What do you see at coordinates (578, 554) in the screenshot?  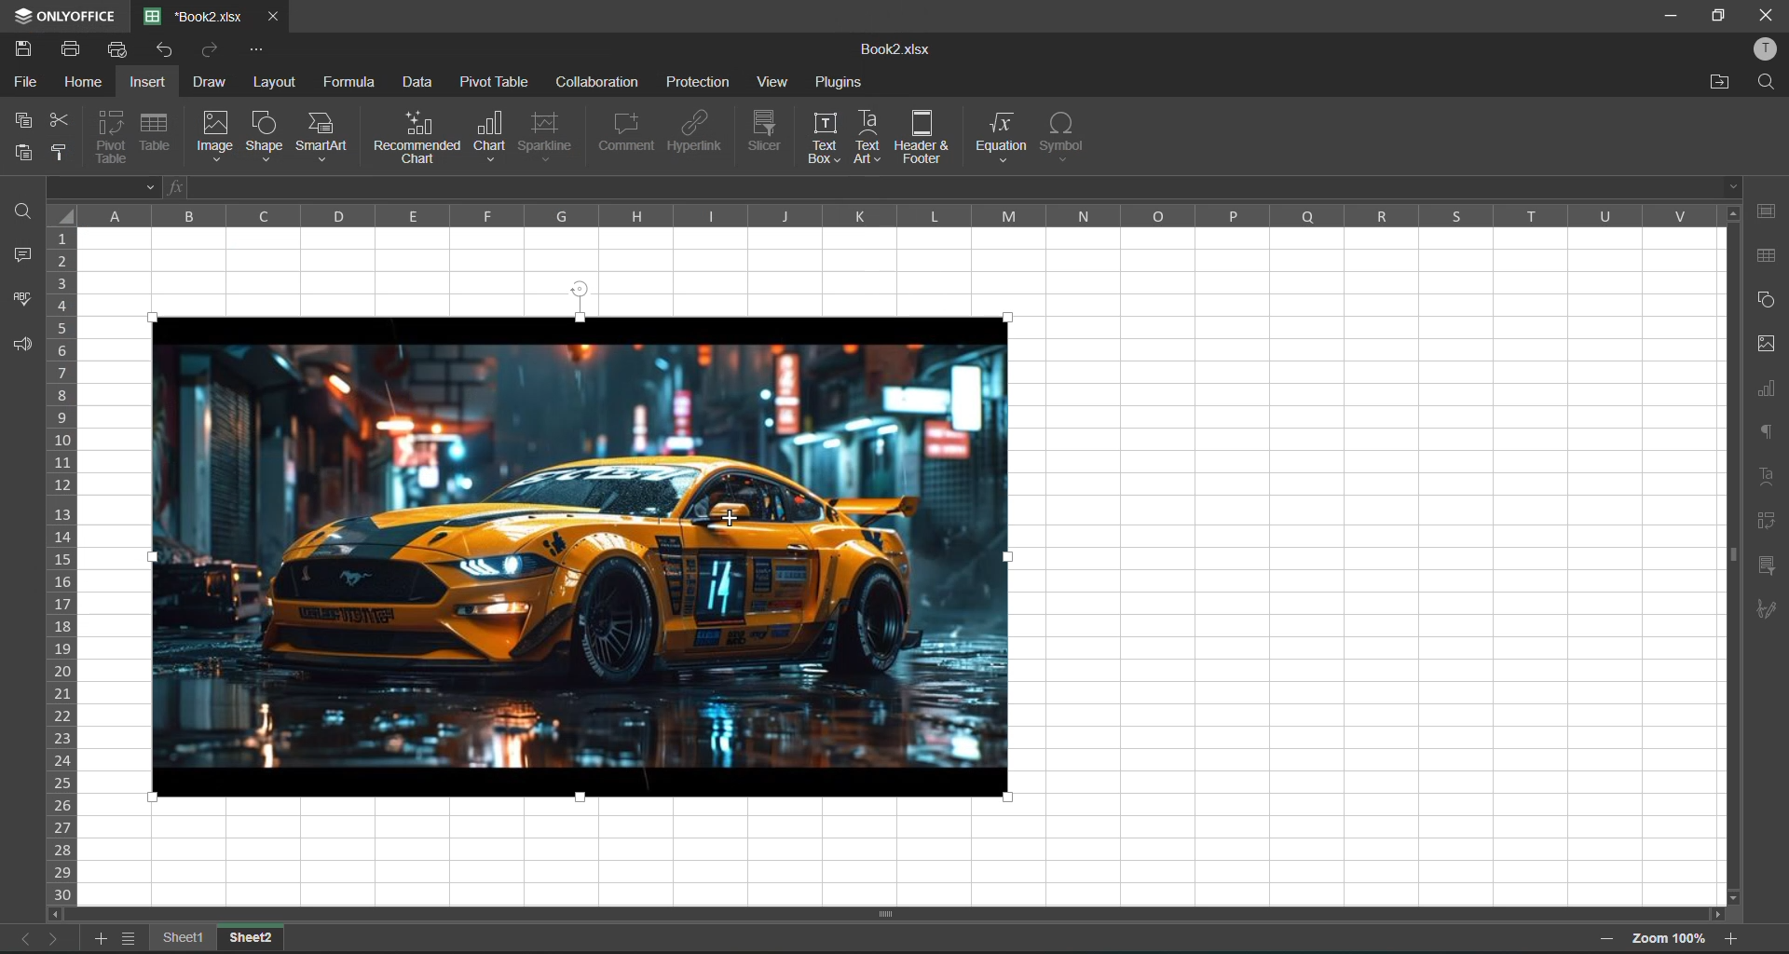 I see `image inserted` at bounding box center [578, 554].